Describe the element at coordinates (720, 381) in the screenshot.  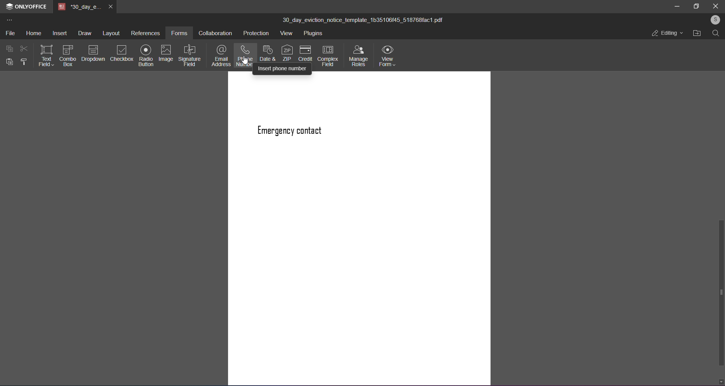
I see `down` at that location.